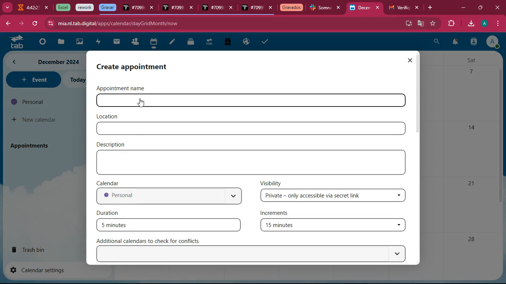 The image size is (506, 284). What do you see at coordinates (85, 8) in the screenshot?
I see `tab` at bounding box center [85, 8].